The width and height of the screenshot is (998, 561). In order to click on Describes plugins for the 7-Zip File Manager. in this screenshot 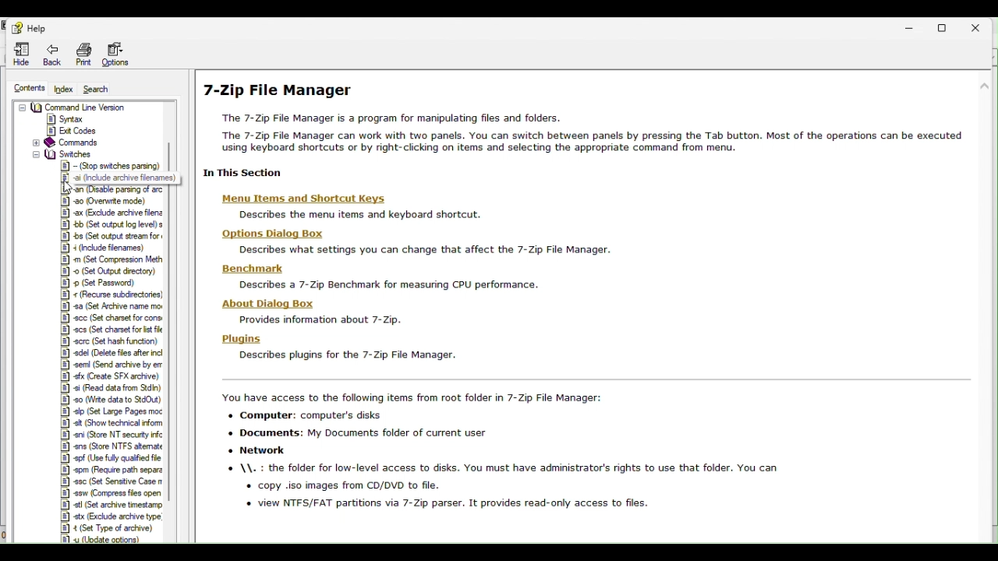, I will do `click(349, 355)`.